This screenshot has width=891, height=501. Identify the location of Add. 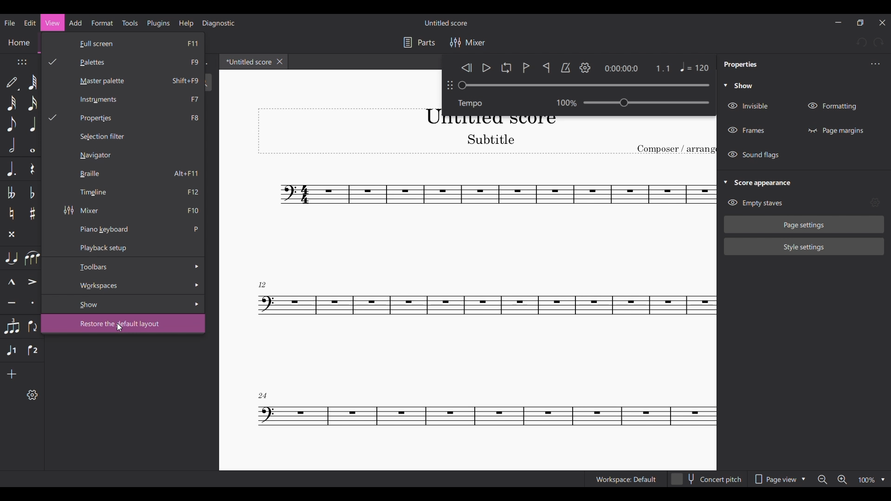
(75, 23).